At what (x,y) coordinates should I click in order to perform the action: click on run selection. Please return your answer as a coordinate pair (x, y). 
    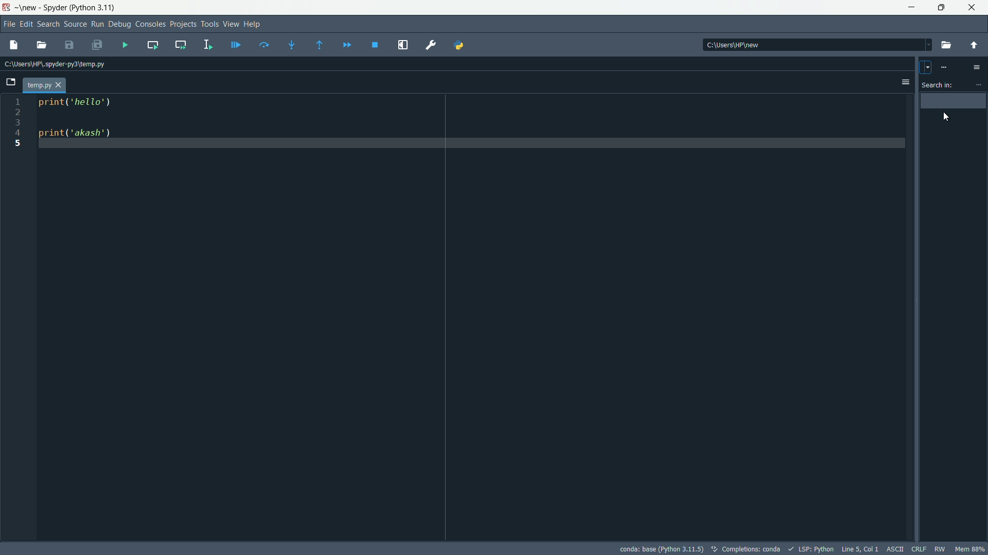
    Looking at the image, I should click on (206, 45).